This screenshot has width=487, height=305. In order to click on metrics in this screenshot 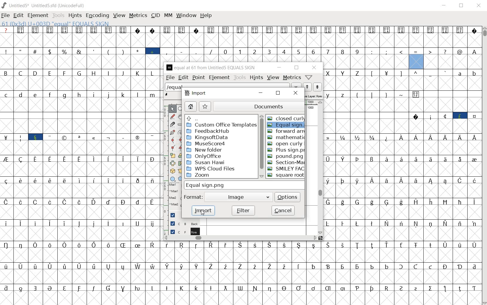, I will do `click(138, 16)`.